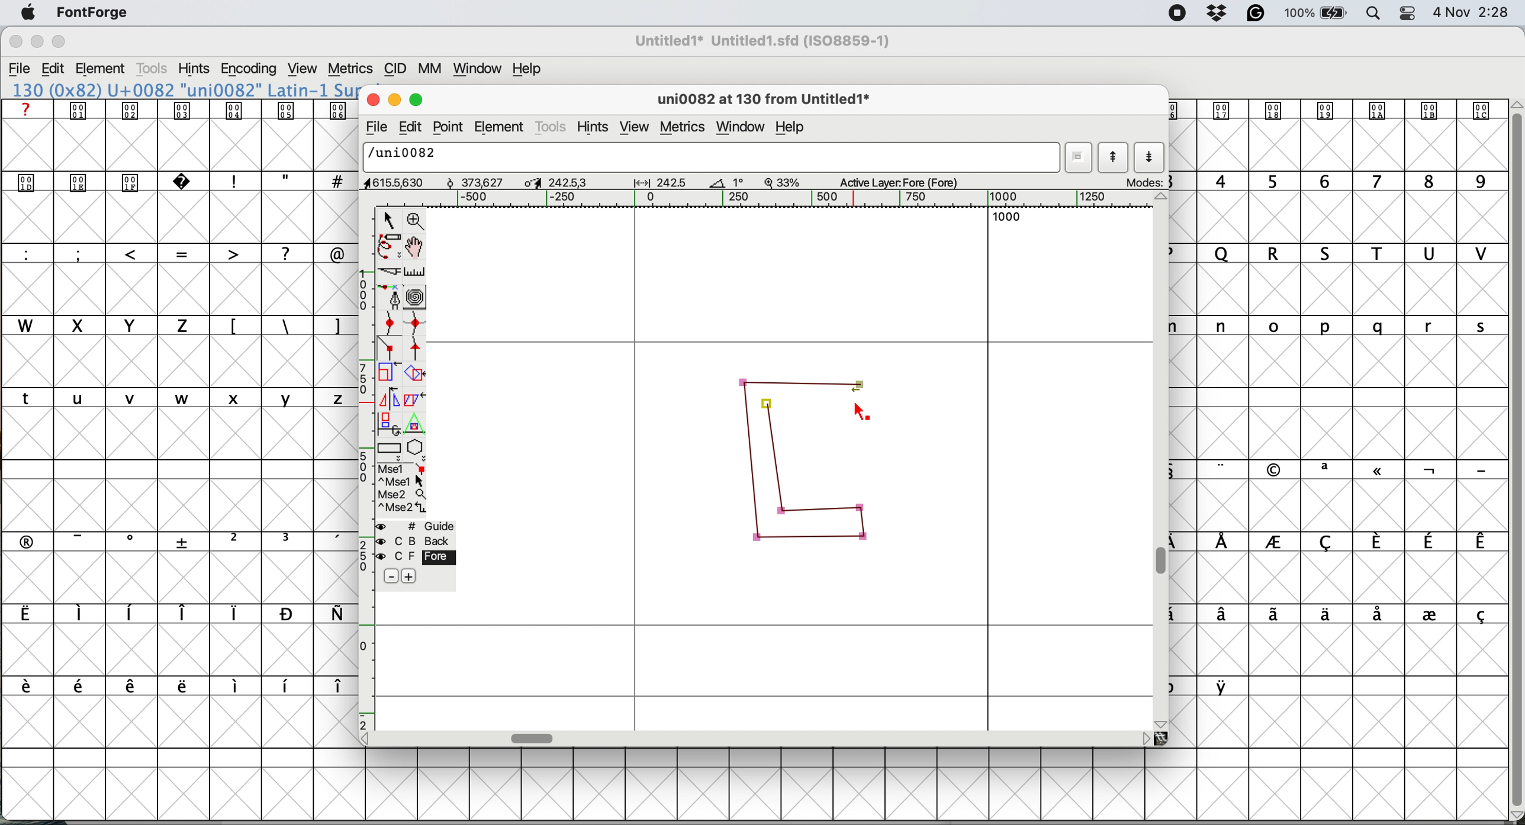  I want to click on file, so click(375, 127).